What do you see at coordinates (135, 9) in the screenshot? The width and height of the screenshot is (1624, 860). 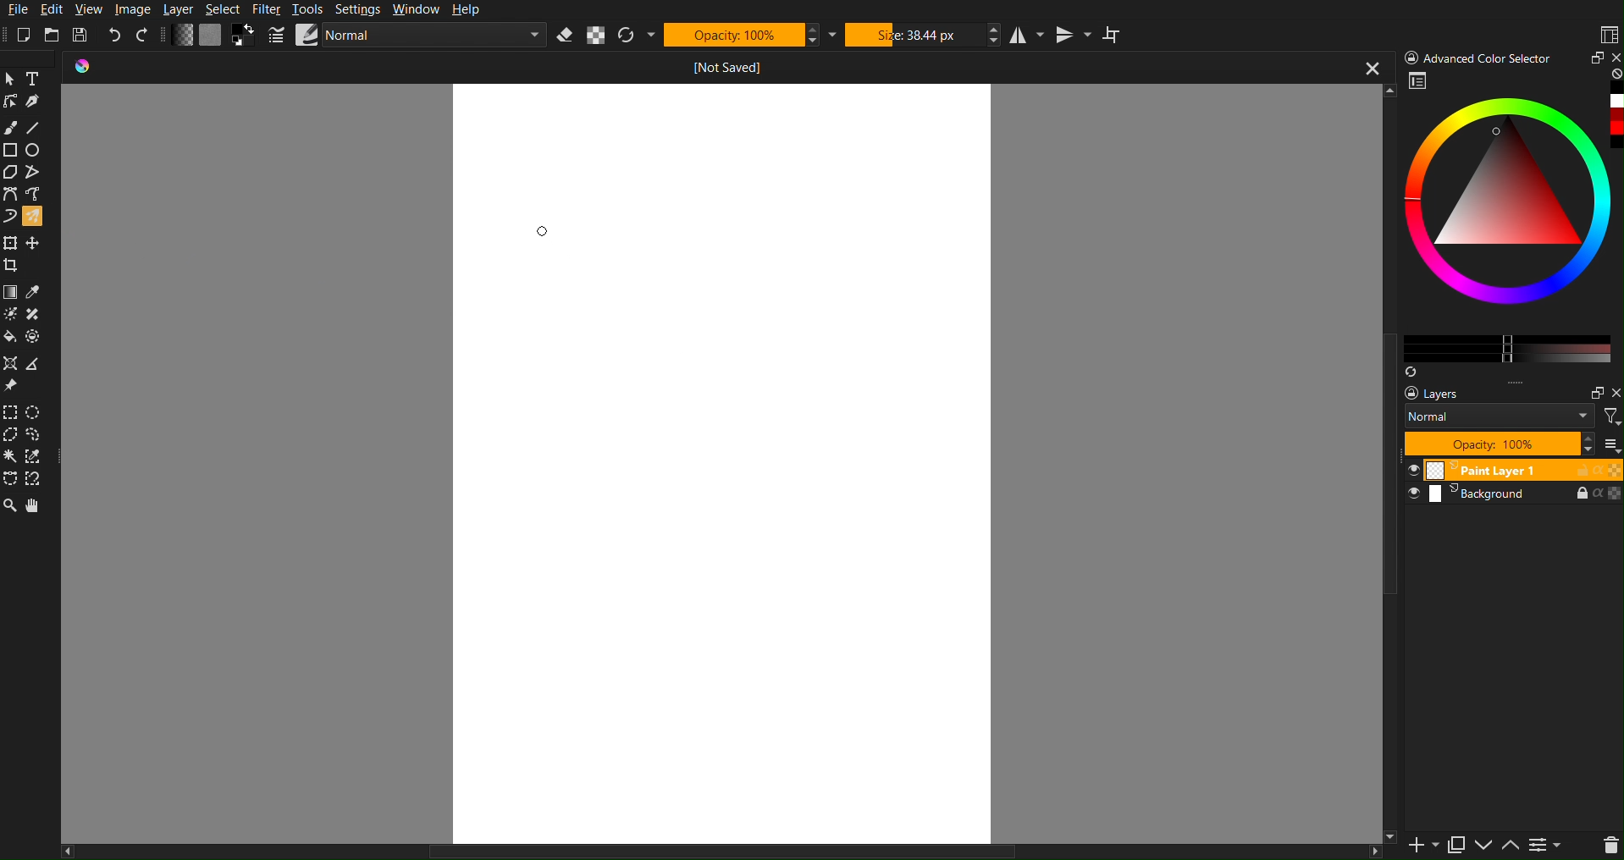 I see `Image` at bounding box center [135, 9].